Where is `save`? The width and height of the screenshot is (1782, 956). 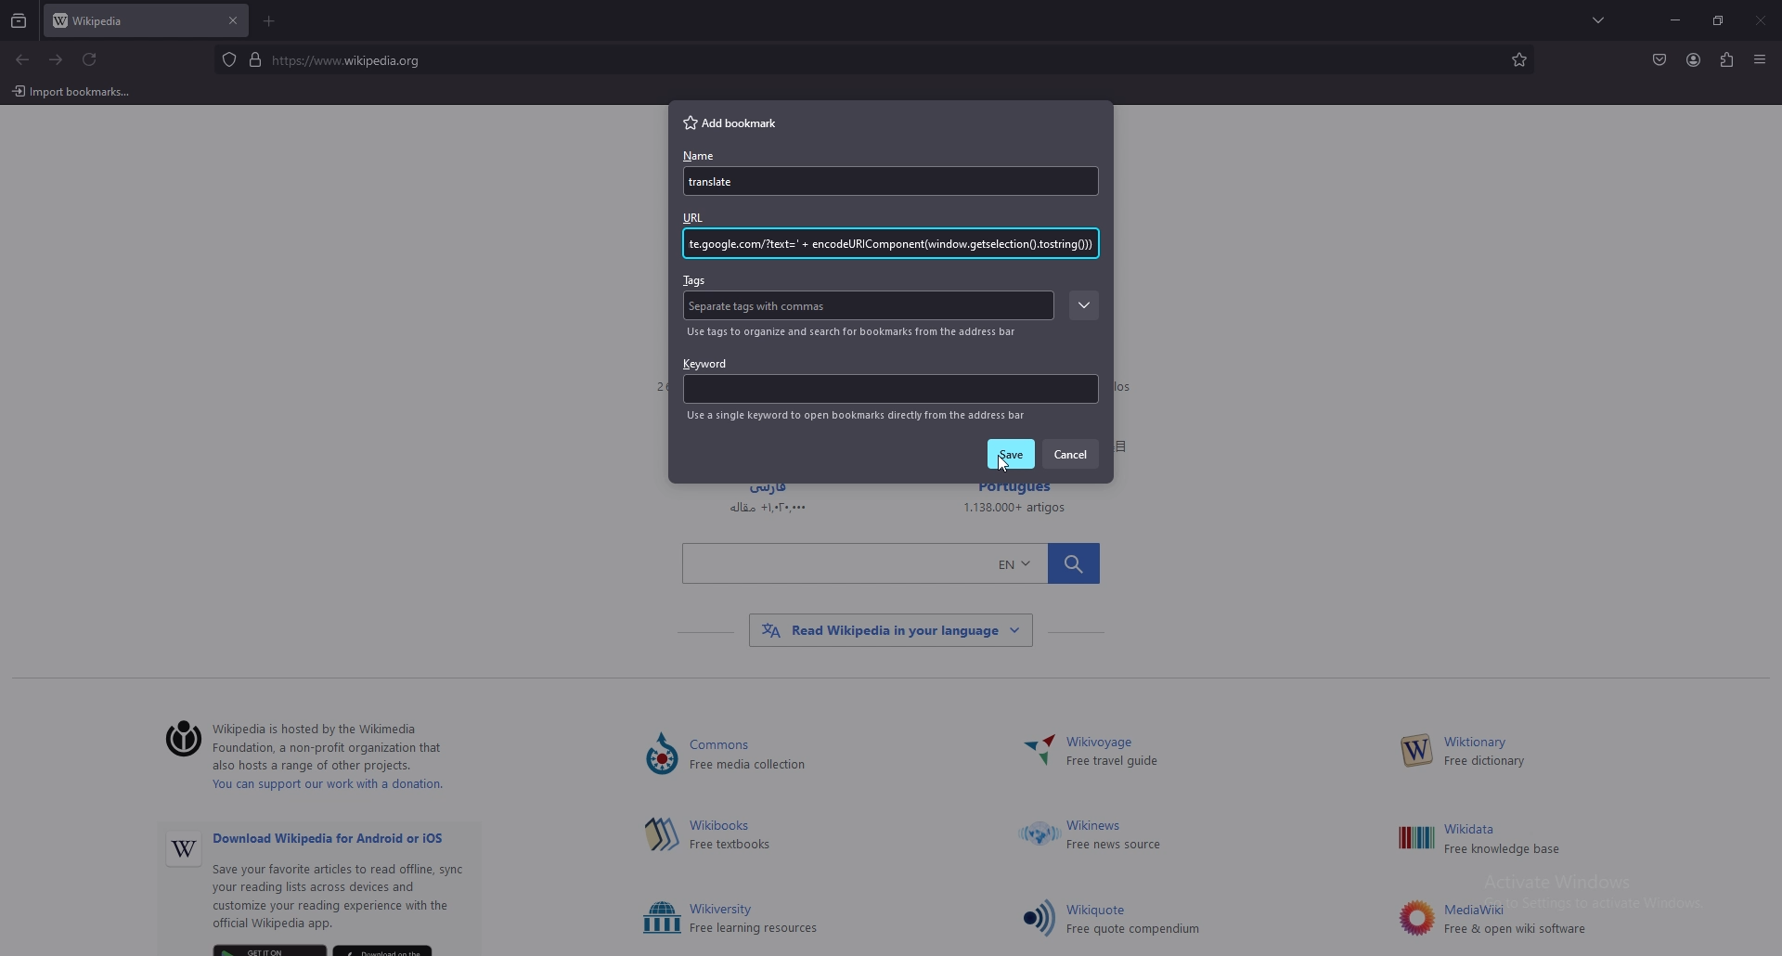 save is located at coordinates (1013, 455).